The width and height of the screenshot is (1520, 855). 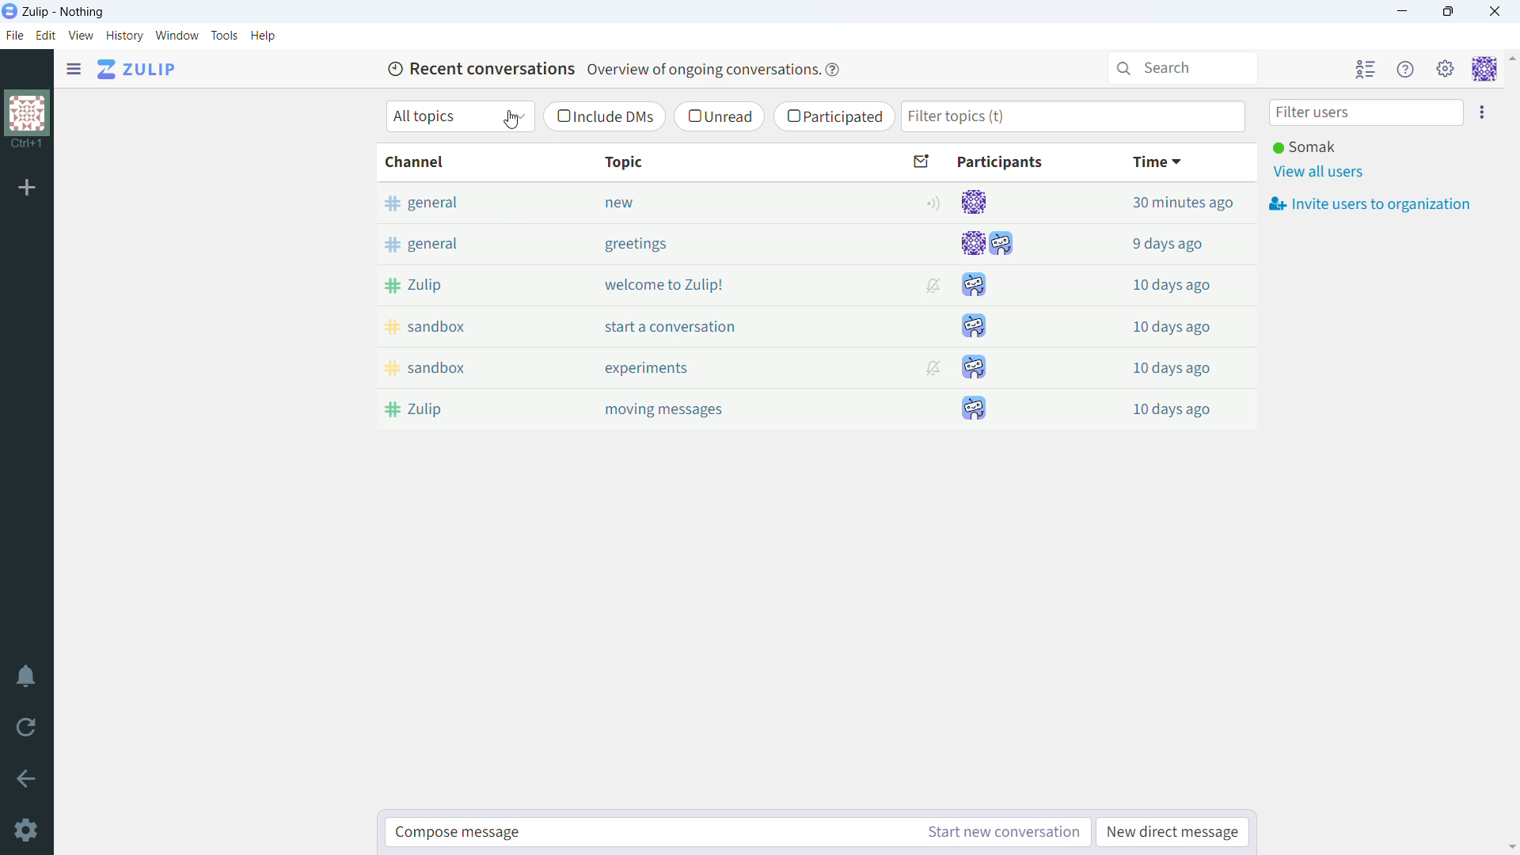 I want to click on sandbox, so click(x=464, y=367).